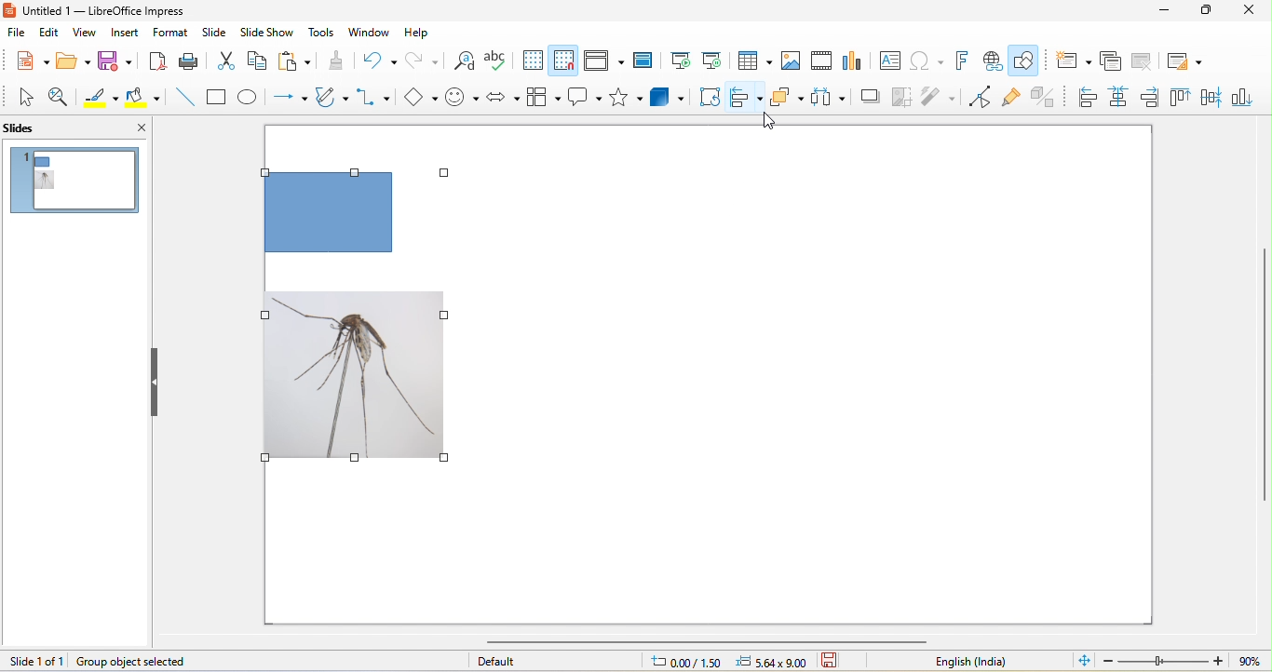 The image size is (1272, 672). What do you see at coordinates (129, 128) in the screenshot?
I see `close` at bounding box center [129, 128].